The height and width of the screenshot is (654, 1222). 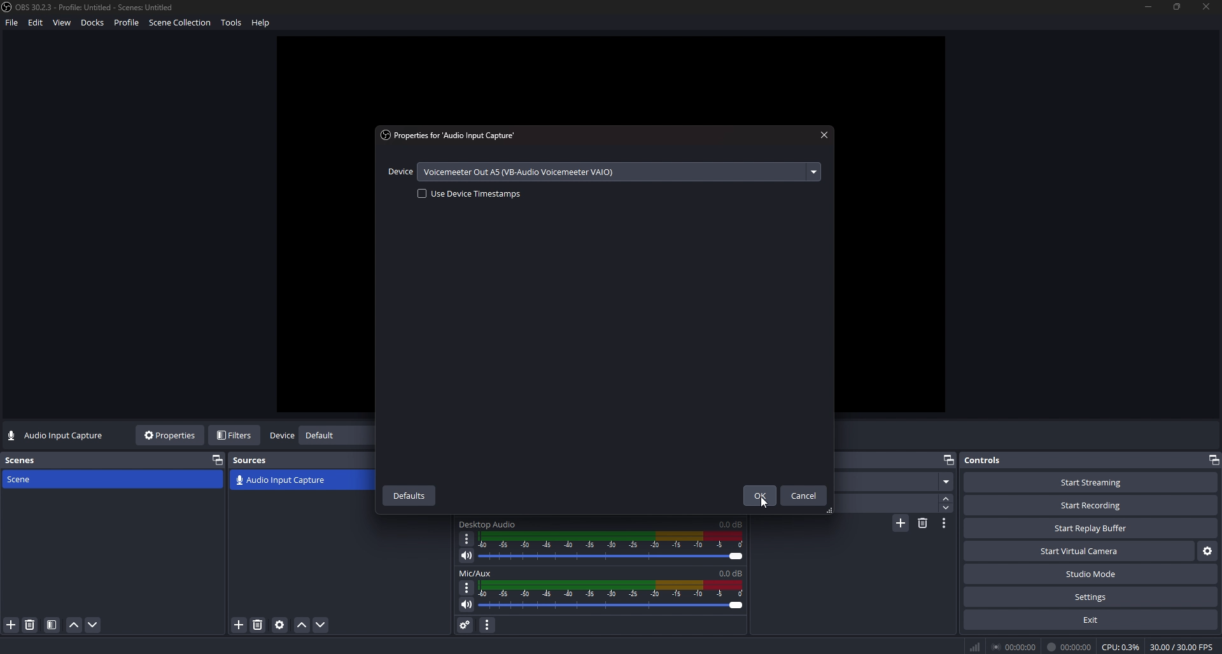 What do you see at coordinates (36, 25) in the screenshot?
I see `Edit` at bounding box center [36, 25].